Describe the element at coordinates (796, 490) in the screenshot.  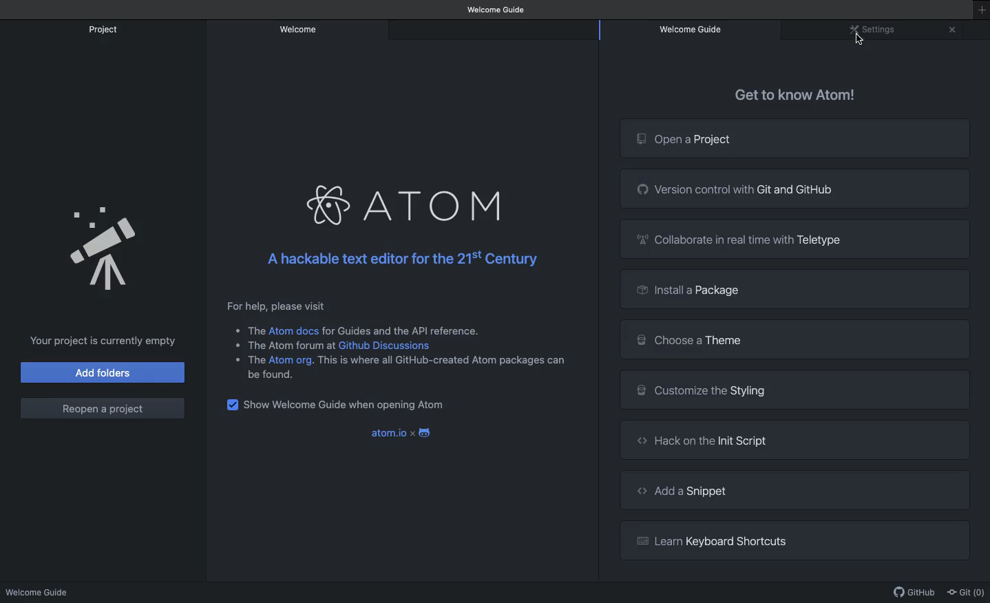
I see `Add a snippet` at that location.